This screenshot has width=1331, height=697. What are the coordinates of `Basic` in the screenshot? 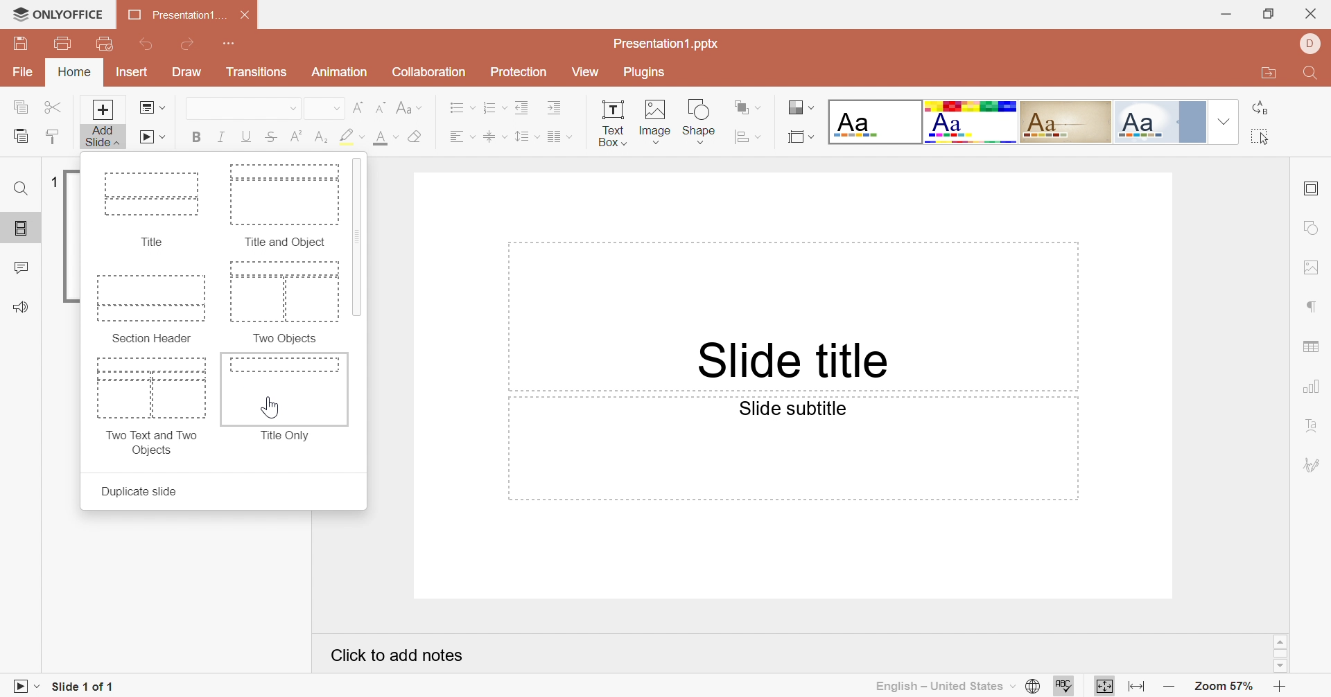 It's located at (970, 121).